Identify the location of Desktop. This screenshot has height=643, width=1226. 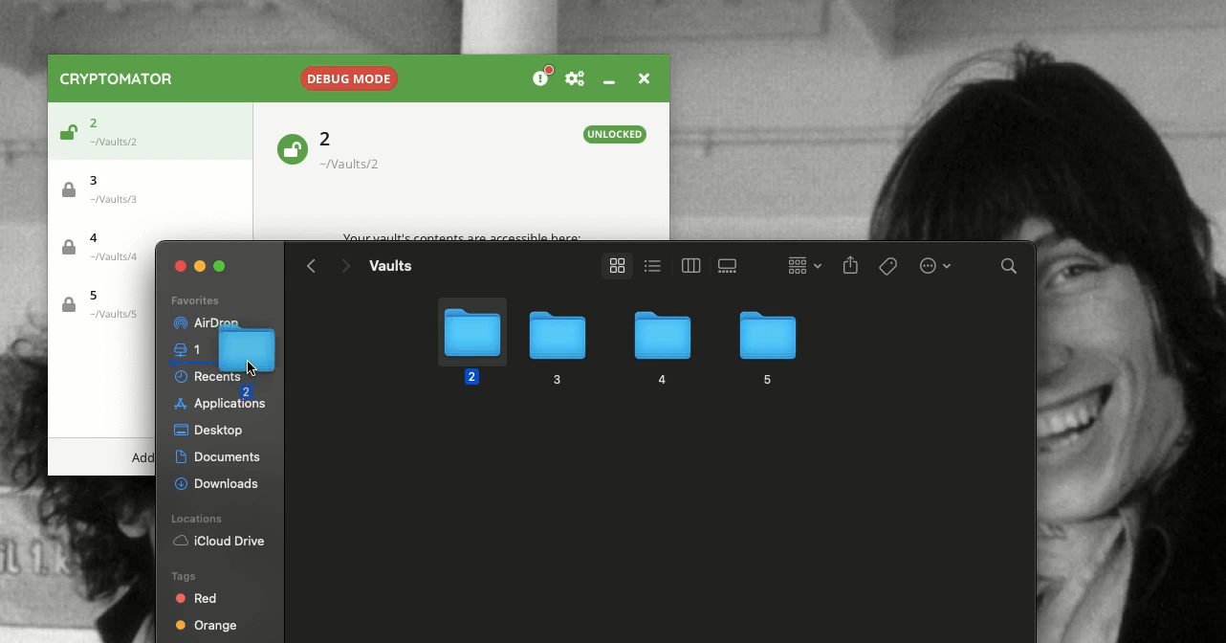
(208, 432).